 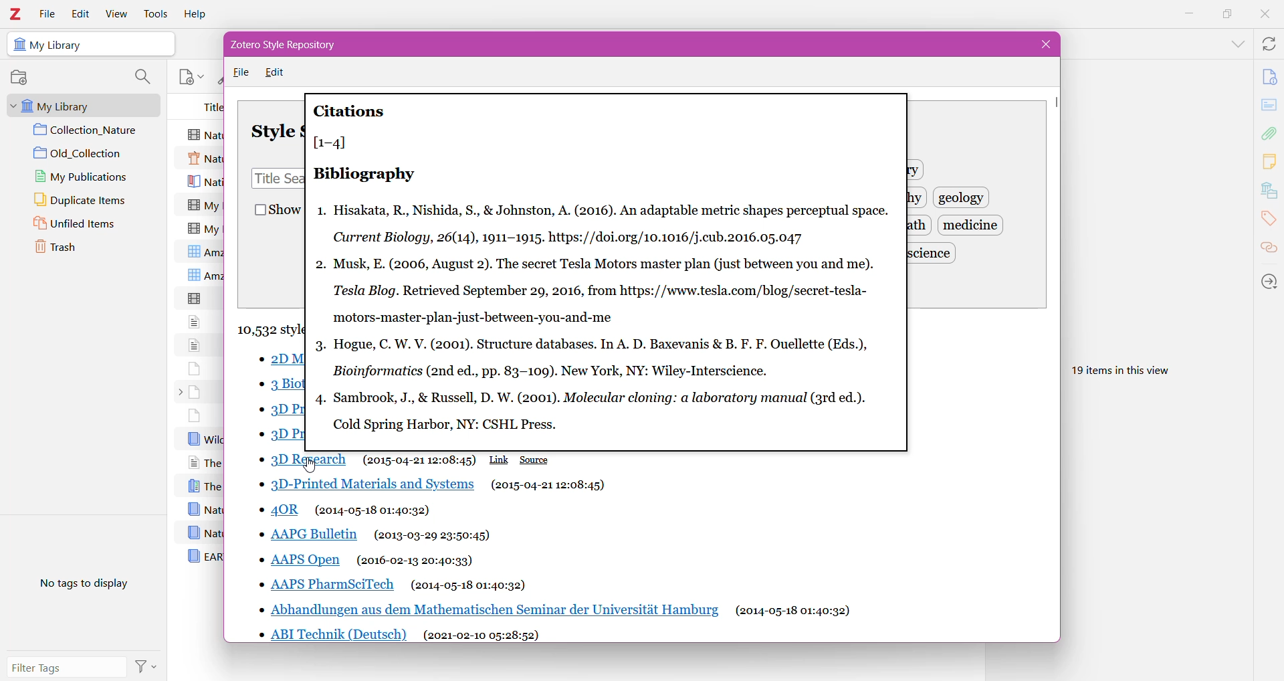 What do you see at coordinates (1225, 14) in the screenshot?
I see `Restore Down` at bounding box center [1225, 14].